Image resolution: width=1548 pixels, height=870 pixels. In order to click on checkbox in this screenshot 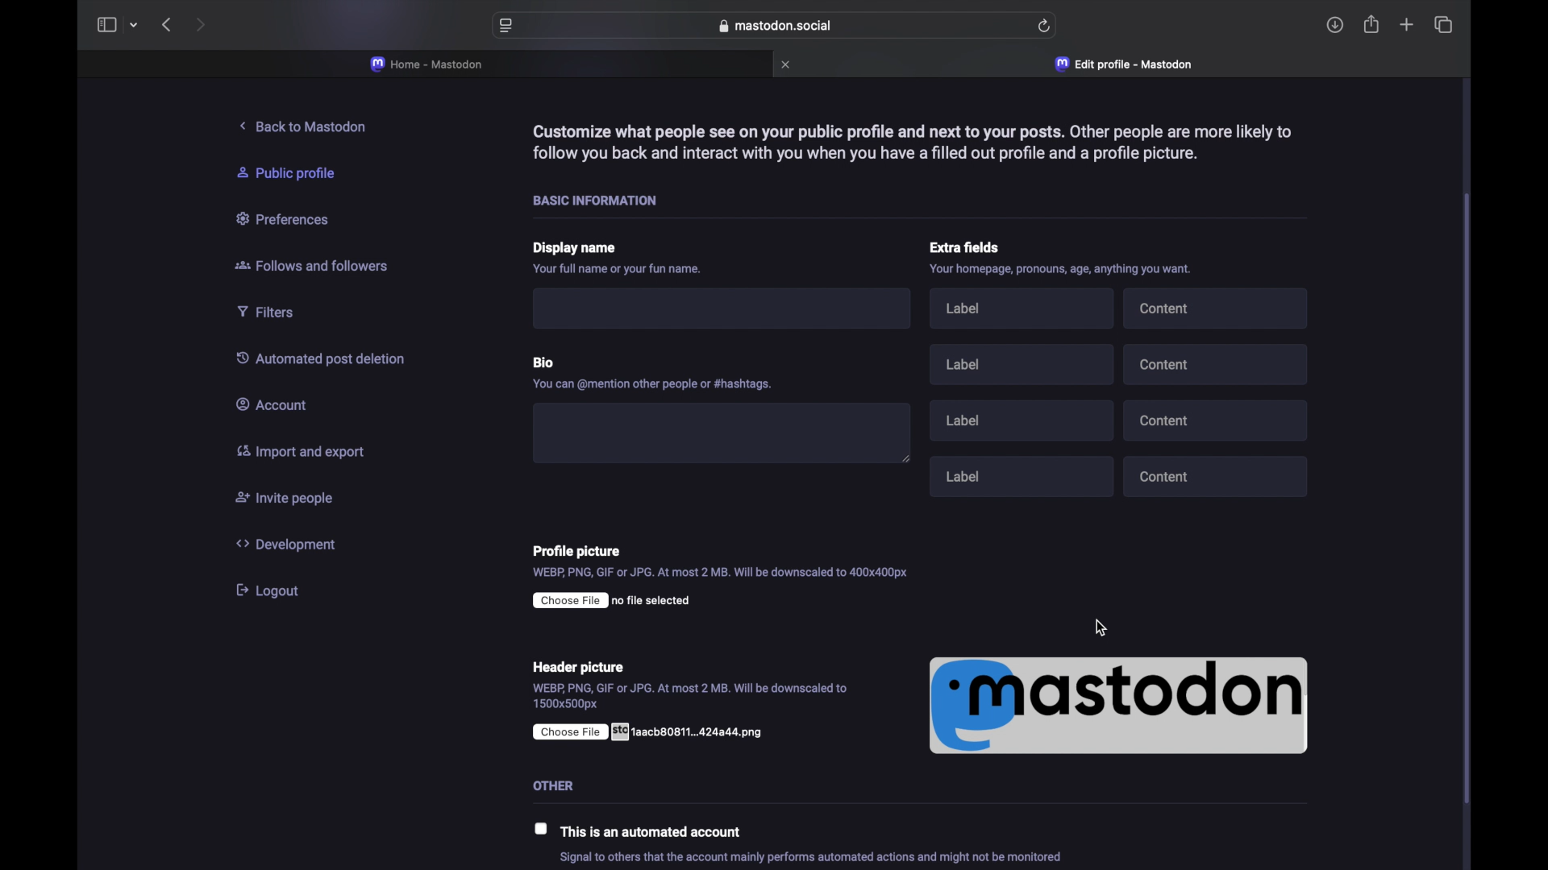, I will do `click(541, 829)`.